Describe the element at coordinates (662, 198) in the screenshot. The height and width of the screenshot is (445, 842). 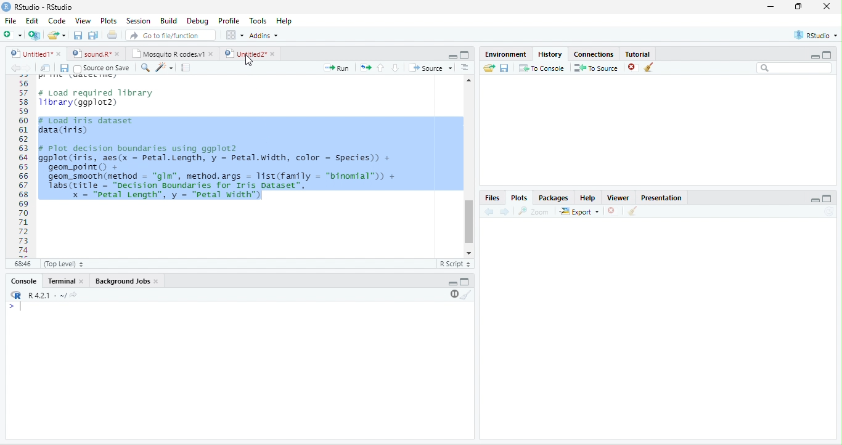
I see `Presentation` at that location.